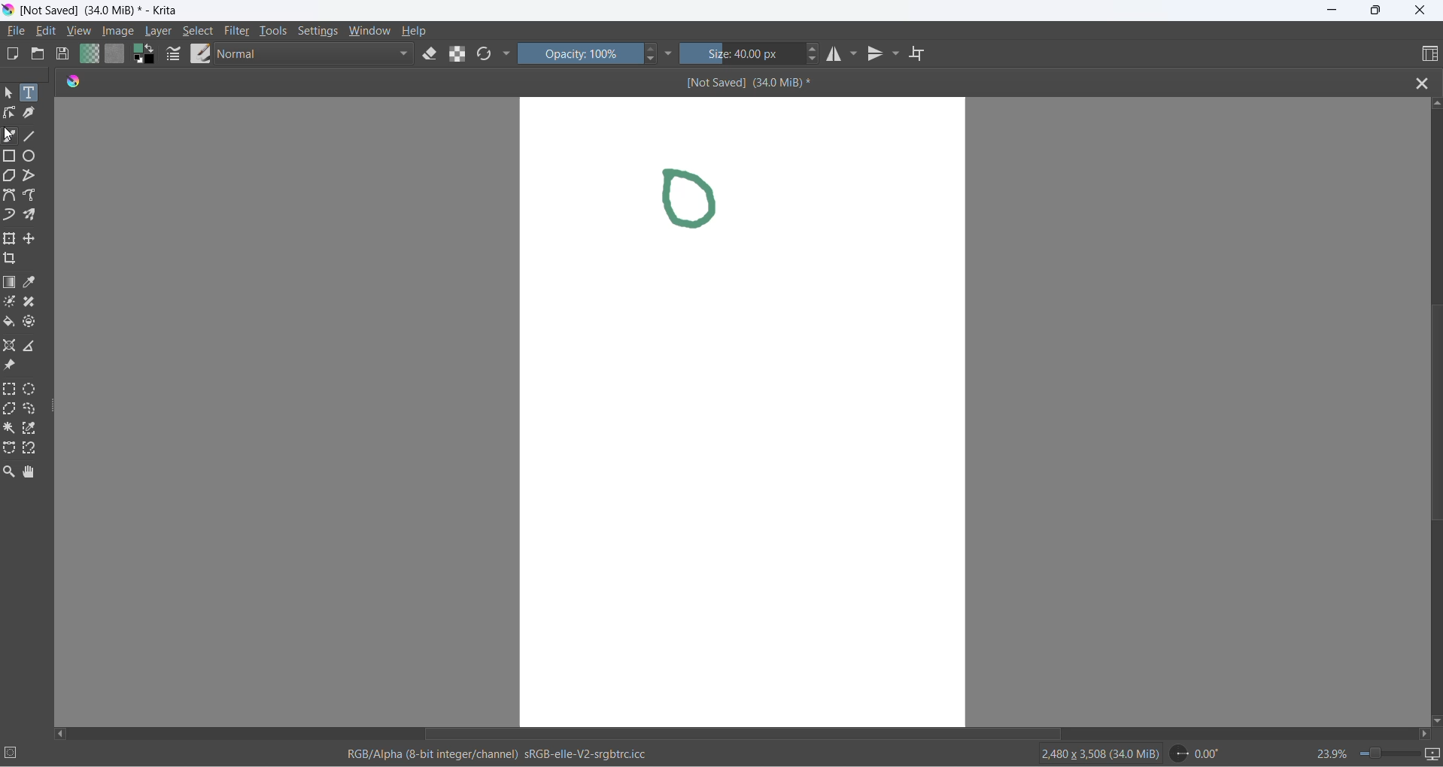 The height and width of the screenshot is (767, 1443). Describe the element at coordinates (15, 262) in the screenshot. I see `crop an image to an area` at that location.